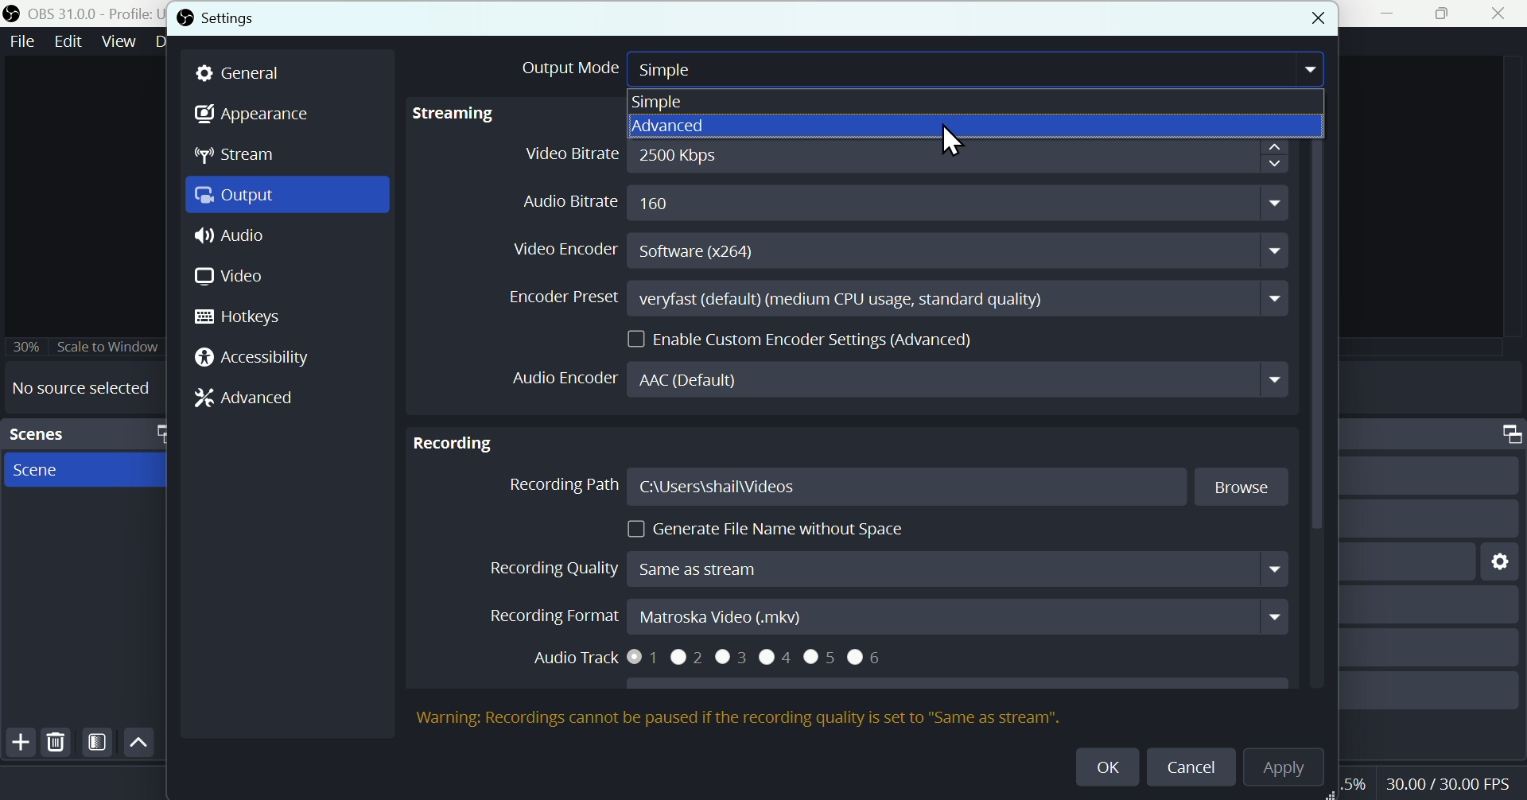 This screenshot has width=1527, height=800. Describe the element at coordinates (58, 741) in the screenshot. I see `Delete` at that location.